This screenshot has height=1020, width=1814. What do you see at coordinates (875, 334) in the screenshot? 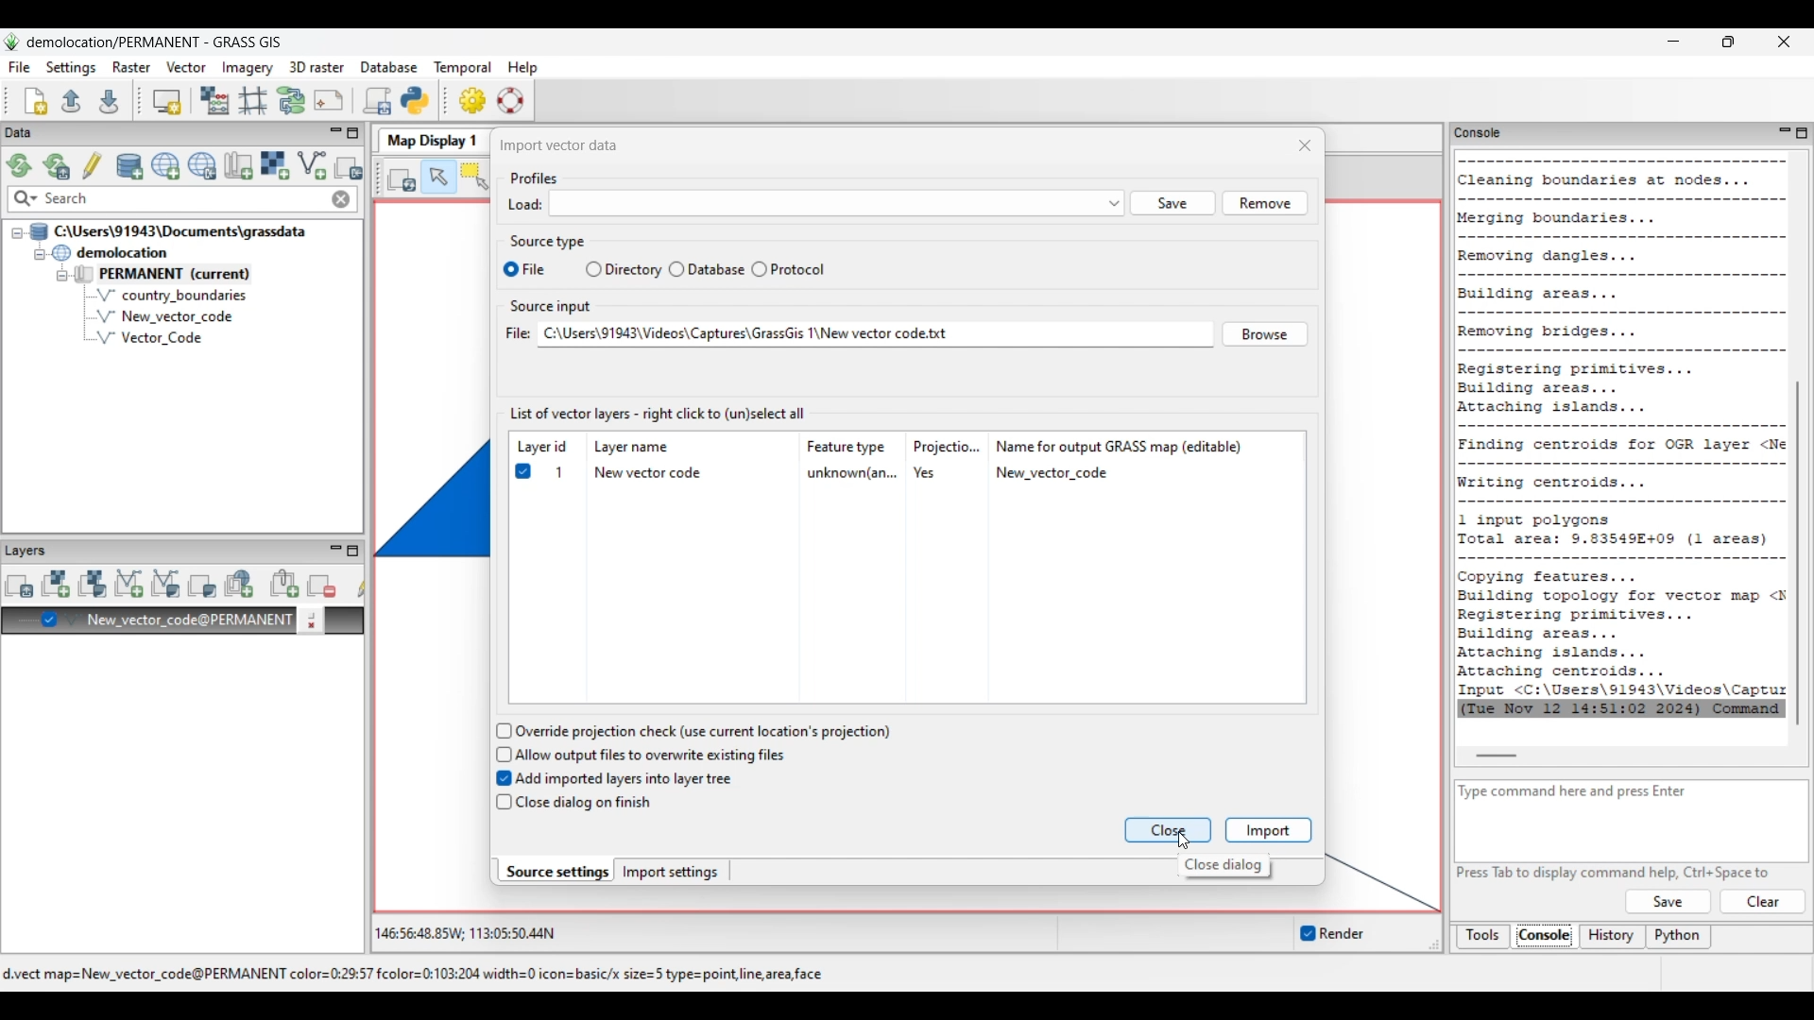
I see `File pathway of selected file` at bounding box center [875, 334].